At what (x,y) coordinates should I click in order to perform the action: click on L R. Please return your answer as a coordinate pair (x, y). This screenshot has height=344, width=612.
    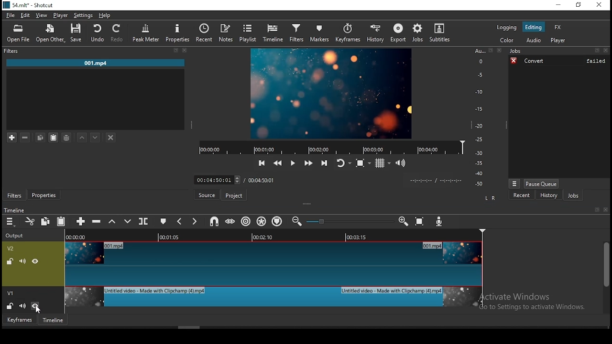
    Looking at the image, I should click on (490, 198).